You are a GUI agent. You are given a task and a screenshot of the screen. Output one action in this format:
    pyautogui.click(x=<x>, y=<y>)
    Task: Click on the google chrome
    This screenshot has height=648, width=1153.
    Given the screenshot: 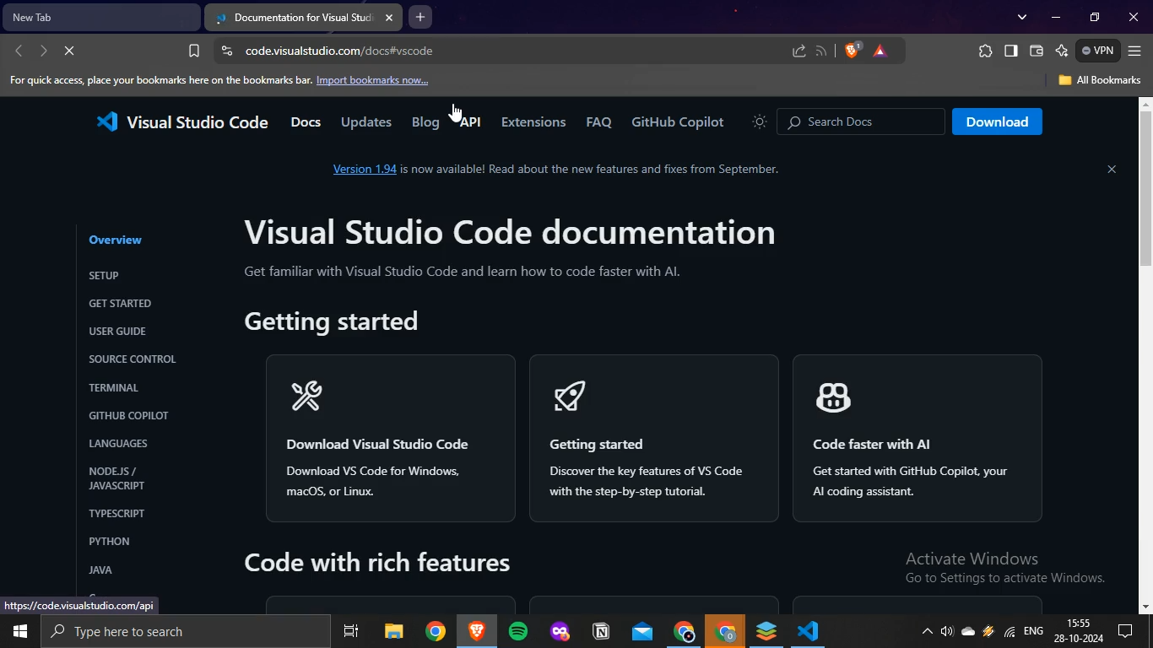 What is the action you would take?
    pyautogui.click(x=725, y=632)
    